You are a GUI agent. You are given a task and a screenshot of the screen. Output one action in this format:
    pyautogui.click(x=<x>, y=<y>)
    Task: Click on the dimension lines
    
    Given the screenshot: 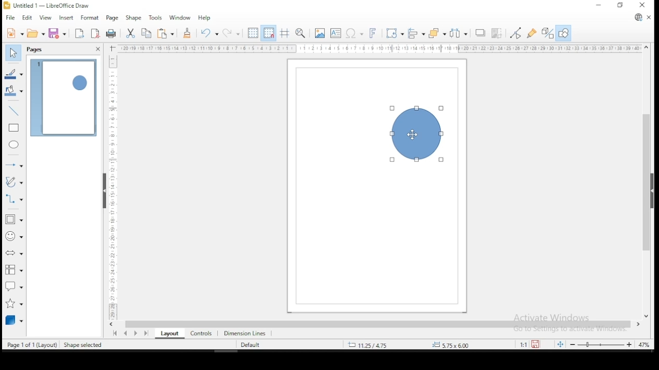 What is the action you would take?
    pyautogui.click(x=245, y=332)
    